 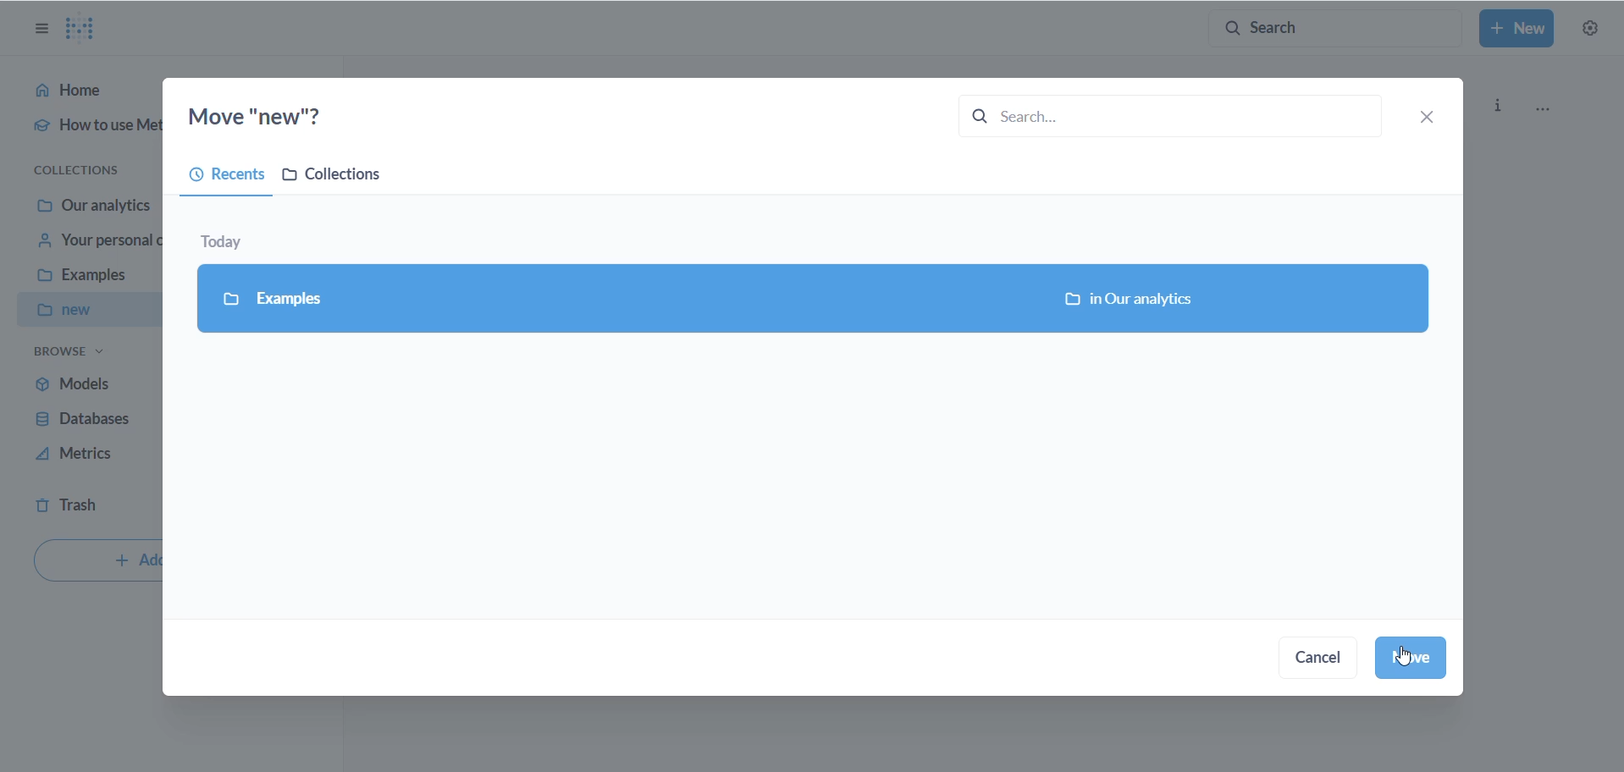 I want to click on add database, so click(x=95, y=563).